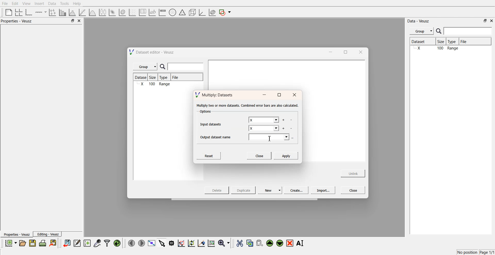 The image size is (495, 255). What do you see at coordinates (205, 112) in the screenshot?
I see `Options` at bounding box center [205, 112].